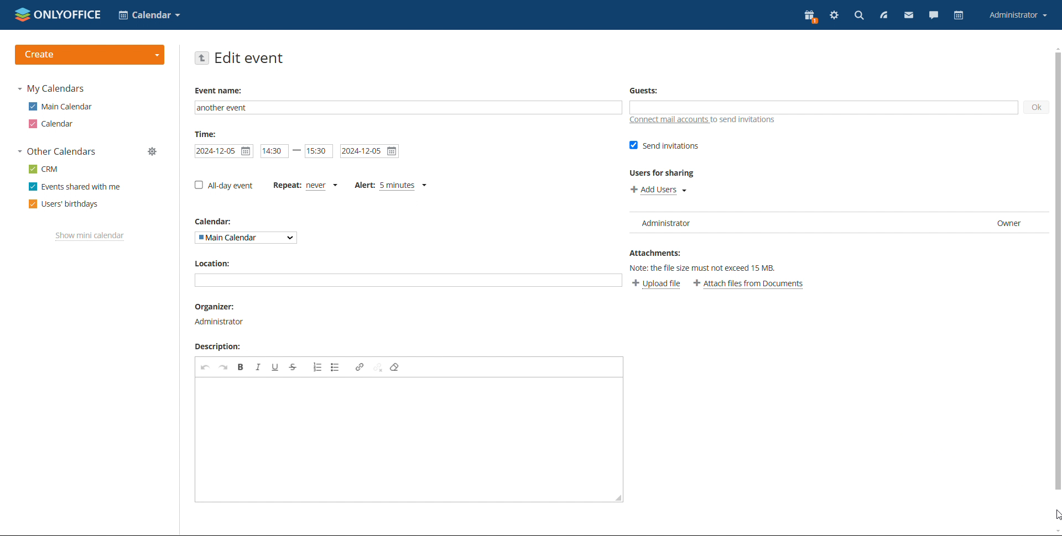 The height and width of the screenshot is (536, 1062). What do you see at coordinates (395, 367) in the screenshot?
I see `remove format` at bounding box center [395, 367].